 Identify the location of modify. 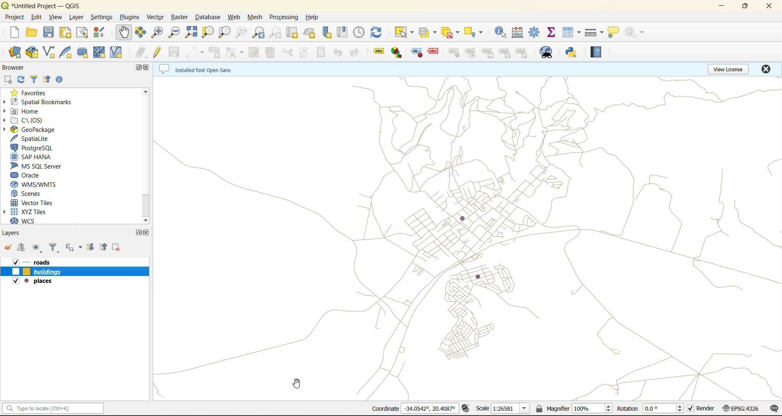
(252, 52).